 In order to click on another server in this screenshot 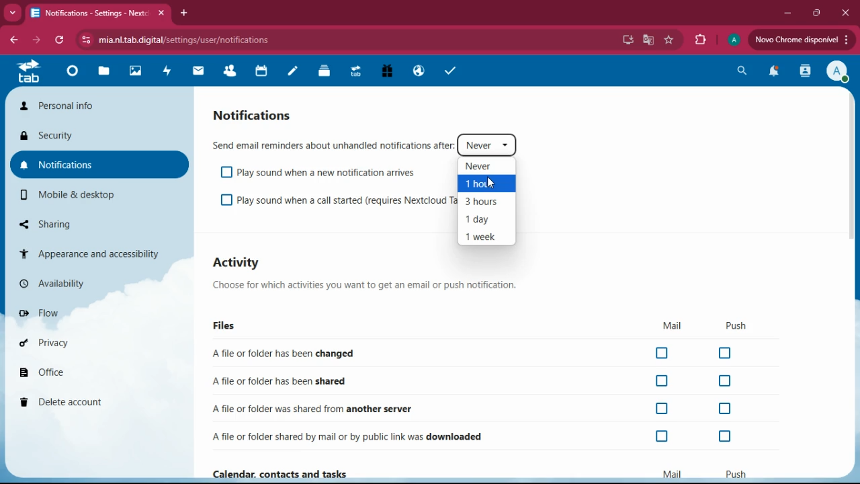, I will do `click(317, 408)`.